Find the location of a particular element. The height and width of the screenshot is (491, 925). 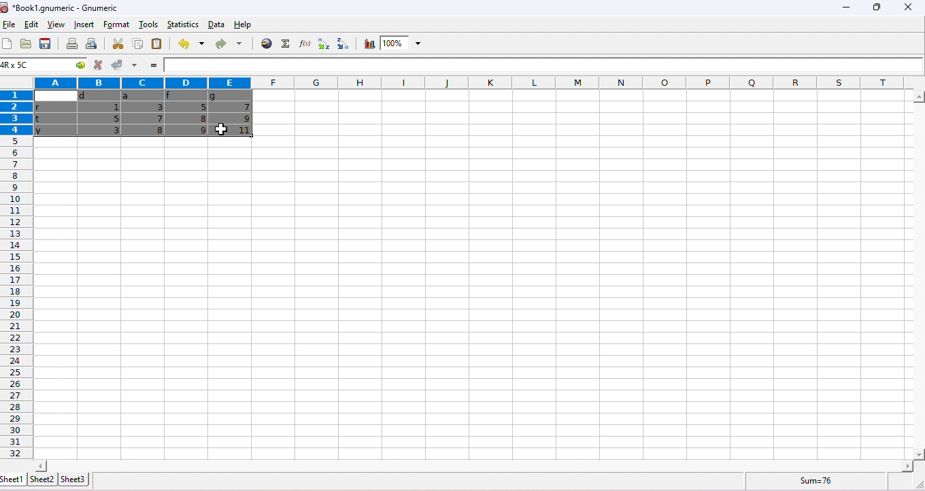

new is located at coordinates (8, 44).